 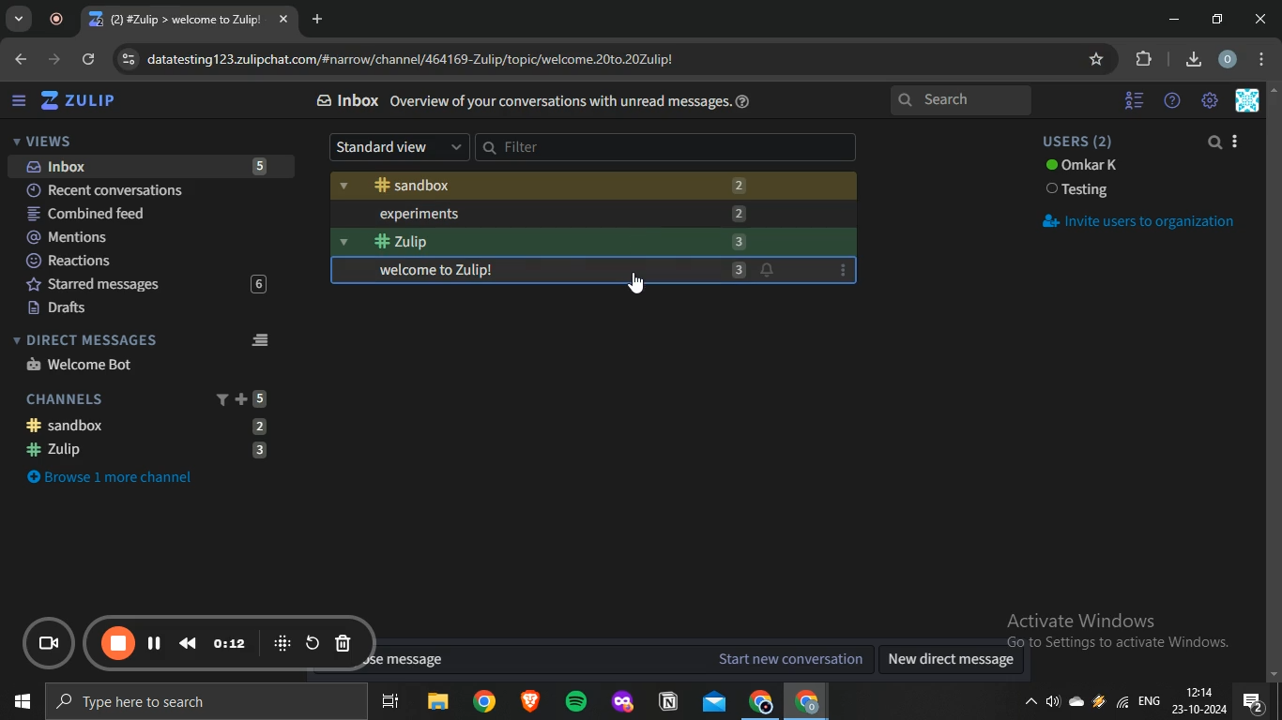 I want to click on file explorer, so click(x=439, y=703).